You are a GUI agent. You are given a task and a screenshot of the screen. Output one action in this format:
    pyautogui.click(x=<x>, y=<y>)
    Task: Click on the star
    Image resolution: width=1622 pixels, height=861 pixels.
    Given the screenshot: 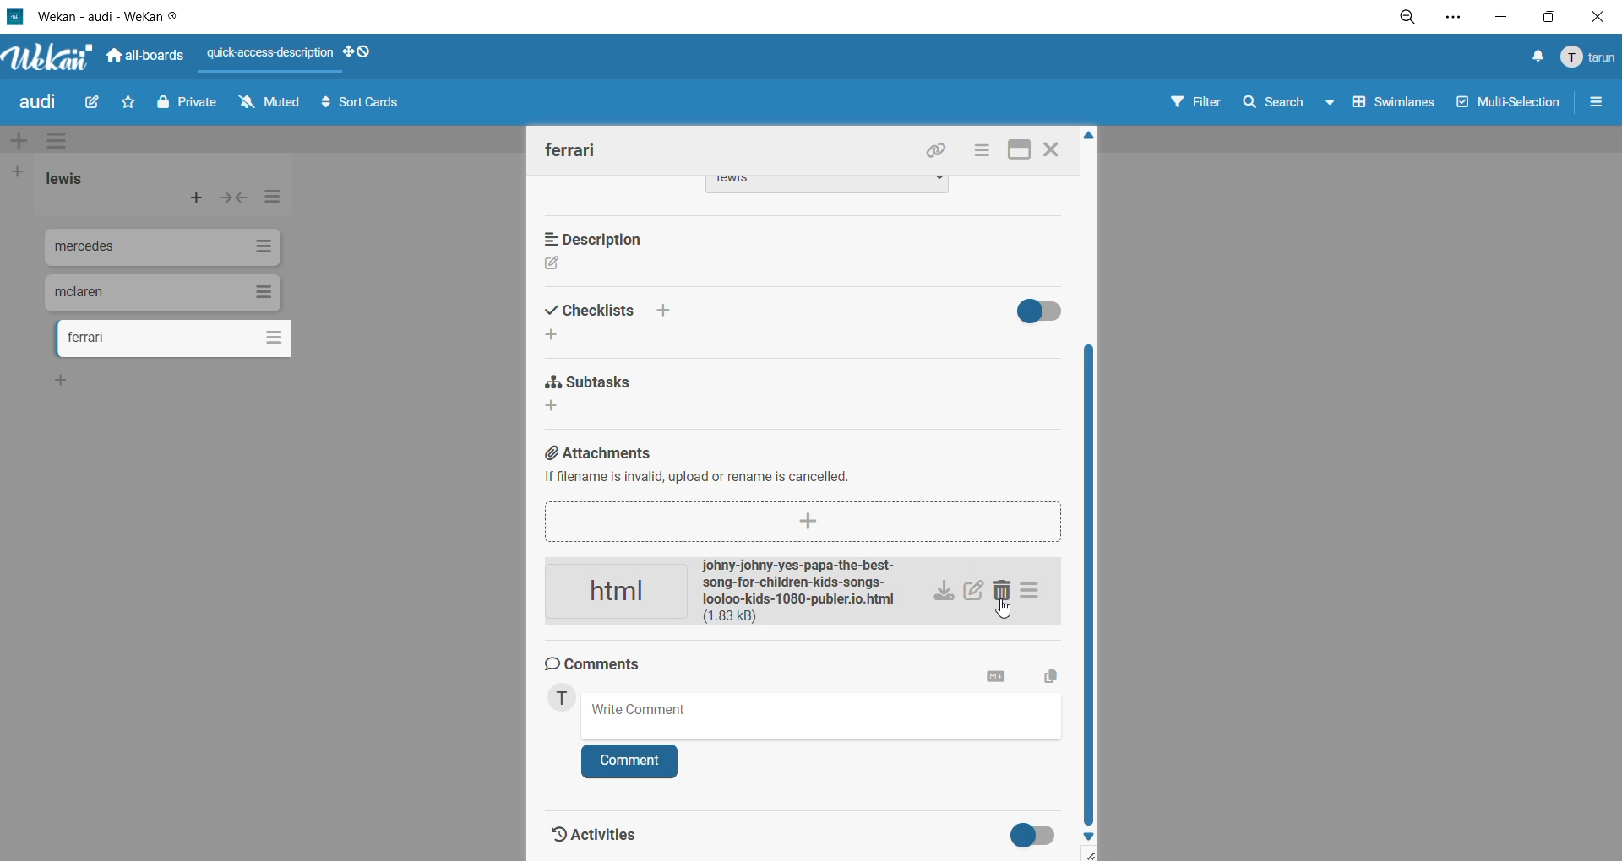 What is the action you would take?
    pyautogui.click(x=132, y=100)
    